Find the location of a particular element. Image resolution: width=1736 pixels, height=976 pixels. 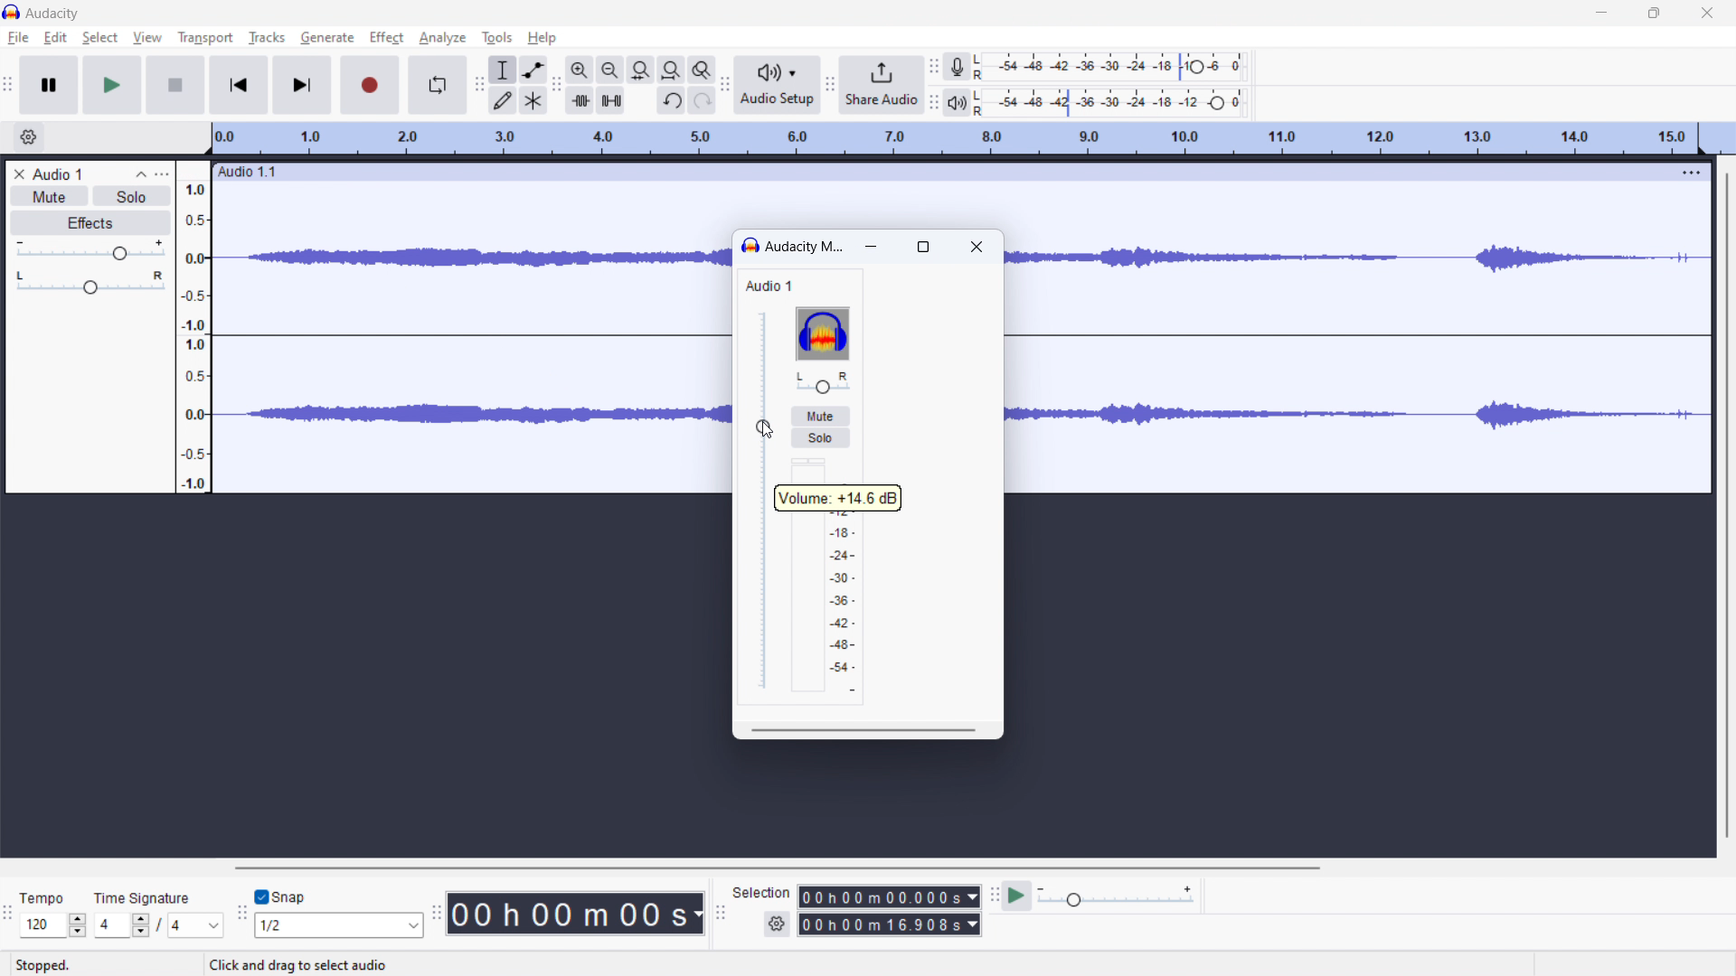

generate is located at coordinates (327, 37).